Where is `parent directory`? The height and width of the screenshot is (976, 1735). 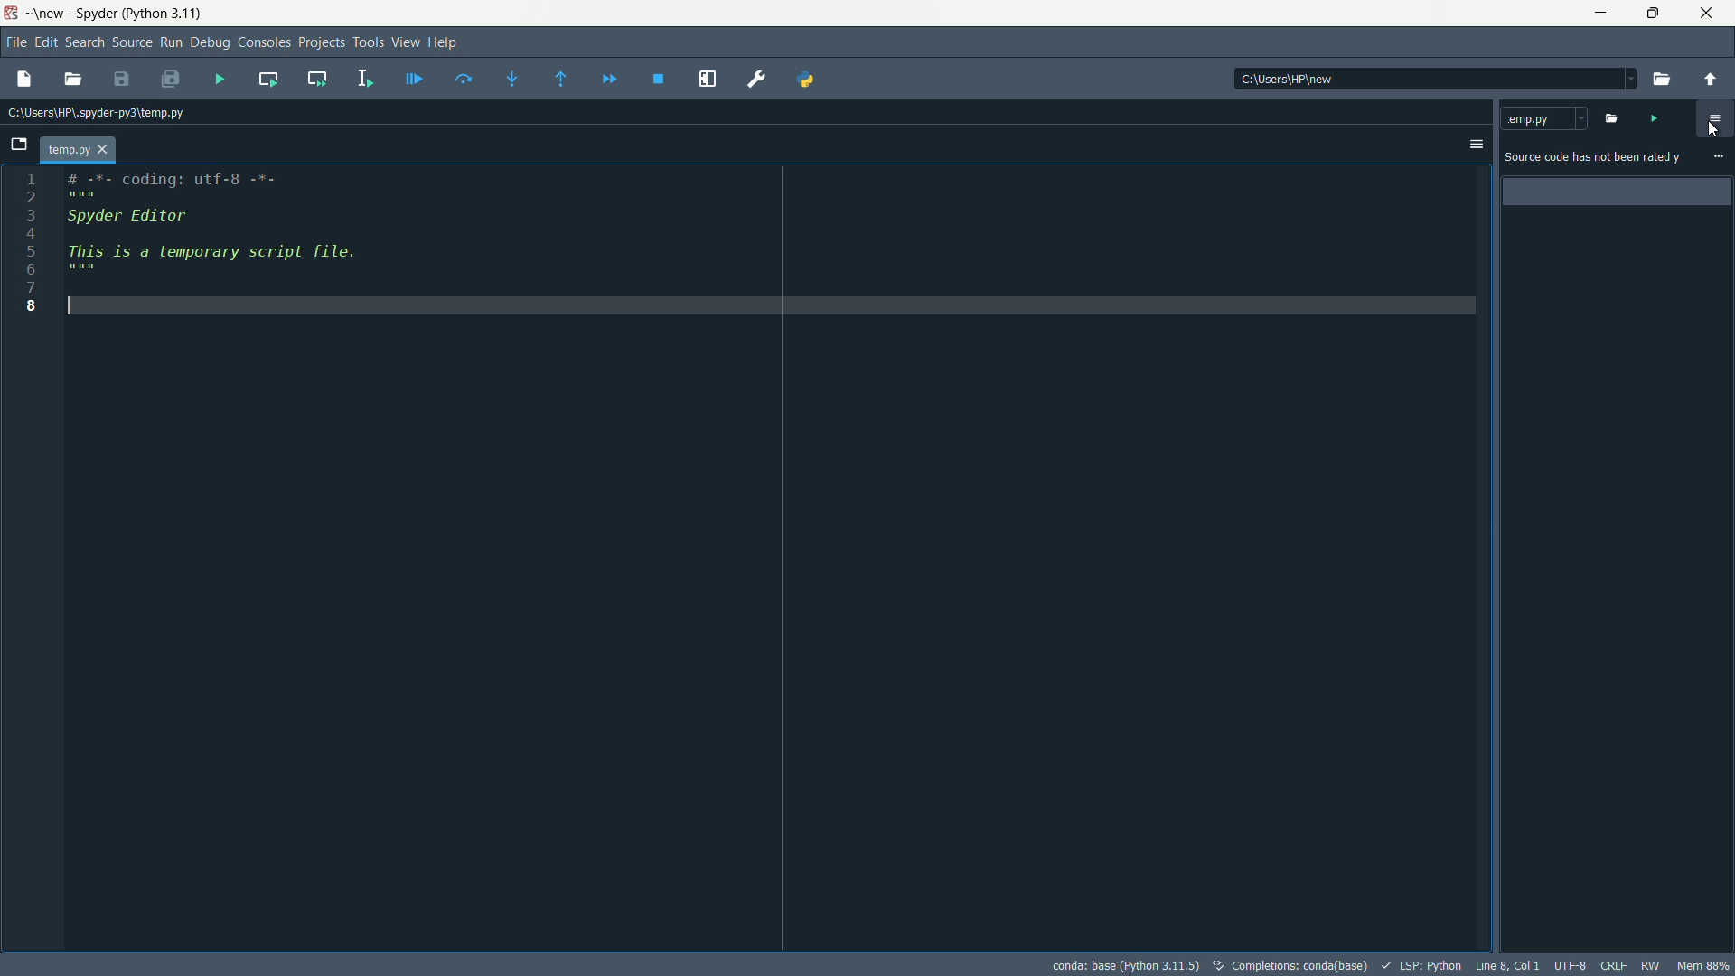
parent directory is located at coordinates (1714, 76).